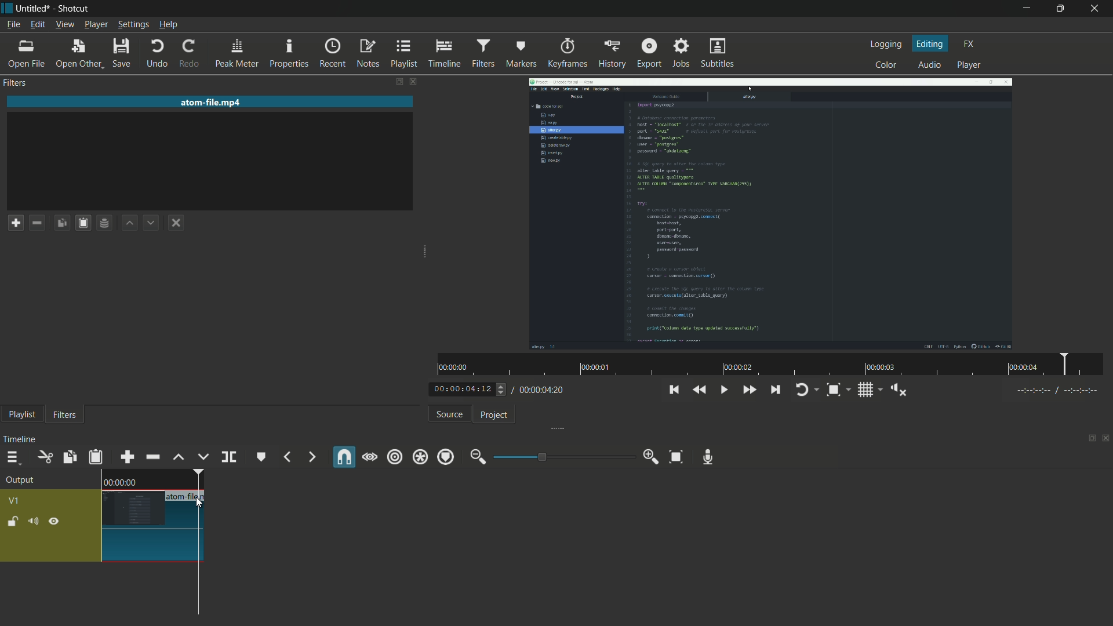  What do you see at coordinates (151, 224) in the screenshot?
I see `move filter down` at bounding box center [151, 224].